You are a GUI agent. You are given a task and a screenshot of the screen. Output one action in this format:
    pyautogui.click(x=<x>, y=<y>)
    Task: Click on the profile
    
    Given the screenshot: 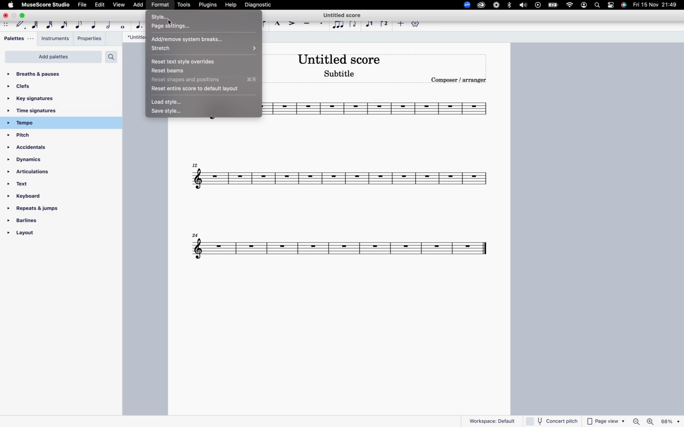 What is the action you would take?
    pyautogui.click(x=584, y=6)
    